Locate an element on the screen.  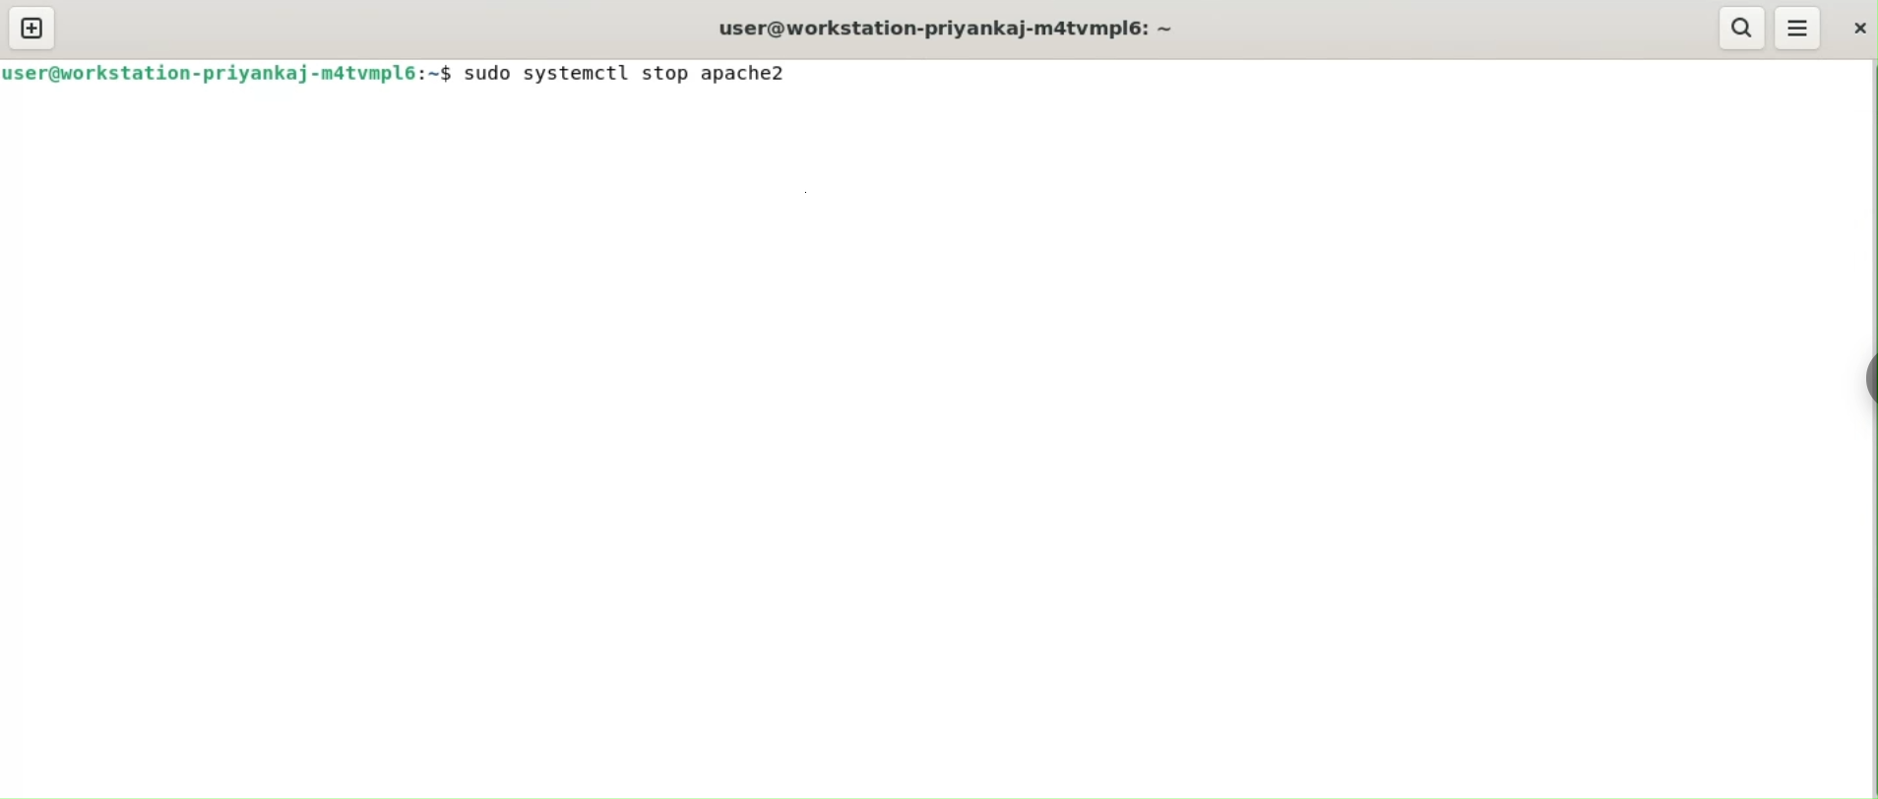
new tab is located at coordinates (32, 28).